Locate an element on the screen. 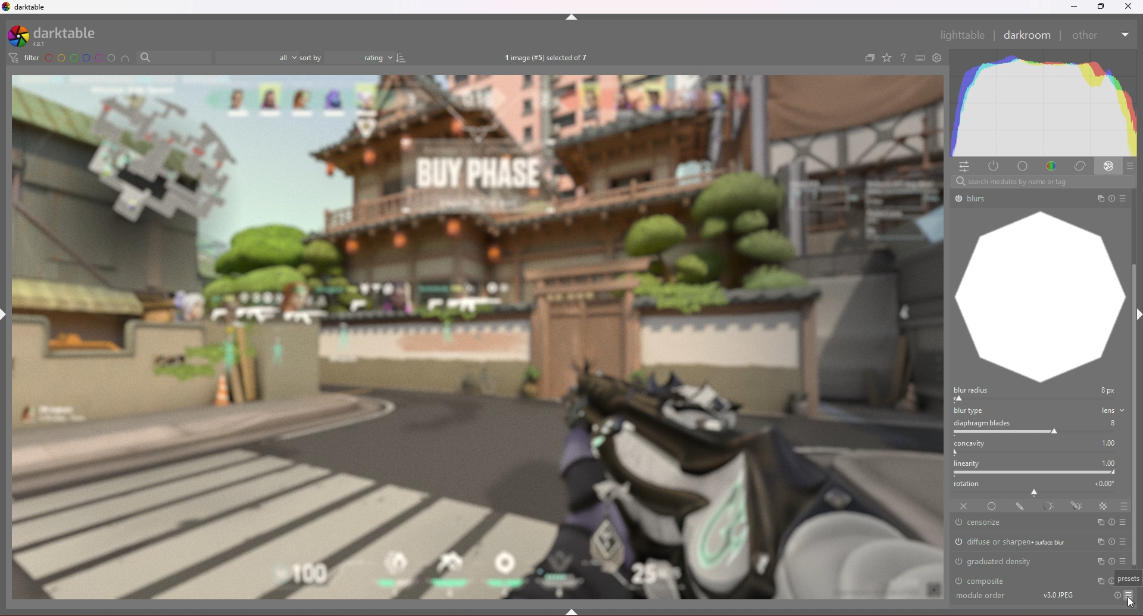 The image size is (1143, 616).  is located at coordinates (985, 596).